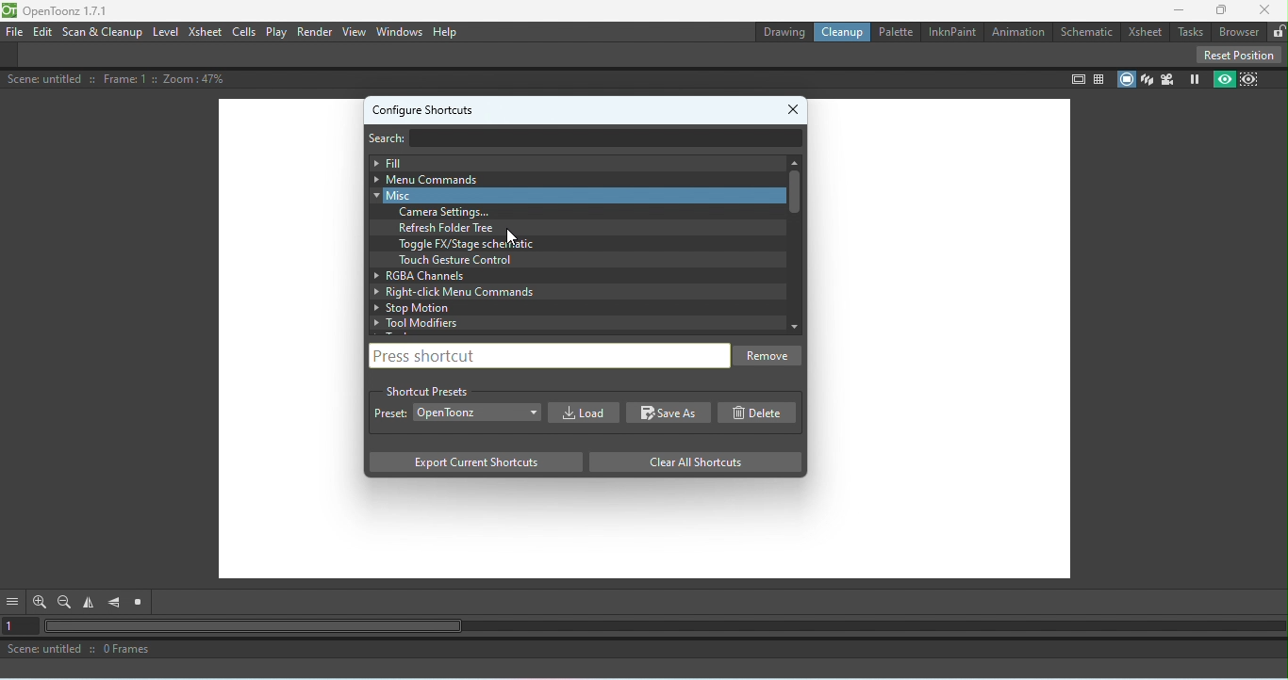  Describe the element at coordinates (246, 30) in the screenshot. I see `Cells` at that location.